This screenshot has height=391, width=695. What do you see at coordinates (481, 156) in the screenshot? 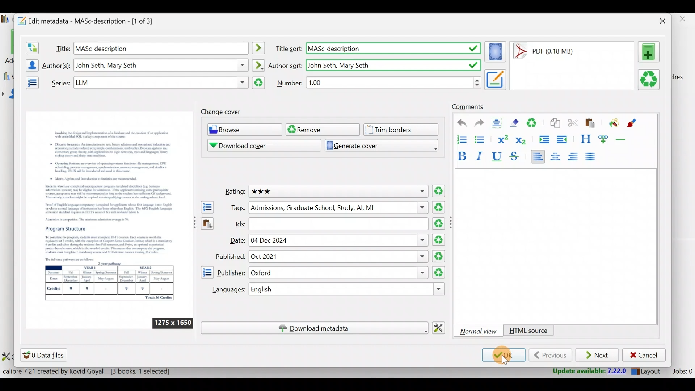
I see `Italic` at bounding box center [481, 156].